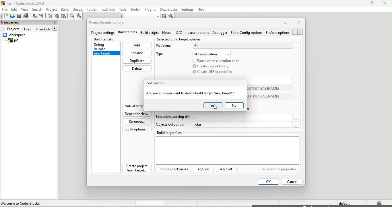 The height and width of the screenshot is (207, 392). What do you see at coordinates (228, 117) in the screenshot?
I see `execution working dir` at bounding box center [228, 117].